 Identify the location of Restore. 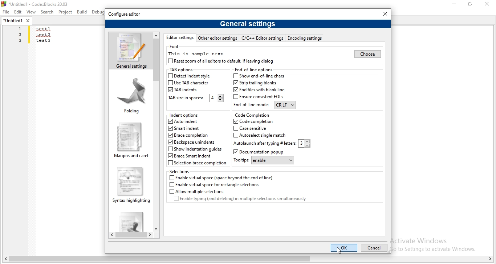
(471, 4).